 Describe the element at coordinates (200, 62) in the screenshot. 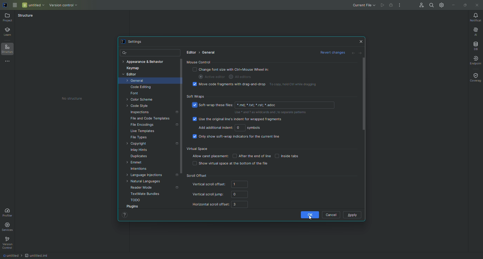

I see `Mouse Control` at that location.